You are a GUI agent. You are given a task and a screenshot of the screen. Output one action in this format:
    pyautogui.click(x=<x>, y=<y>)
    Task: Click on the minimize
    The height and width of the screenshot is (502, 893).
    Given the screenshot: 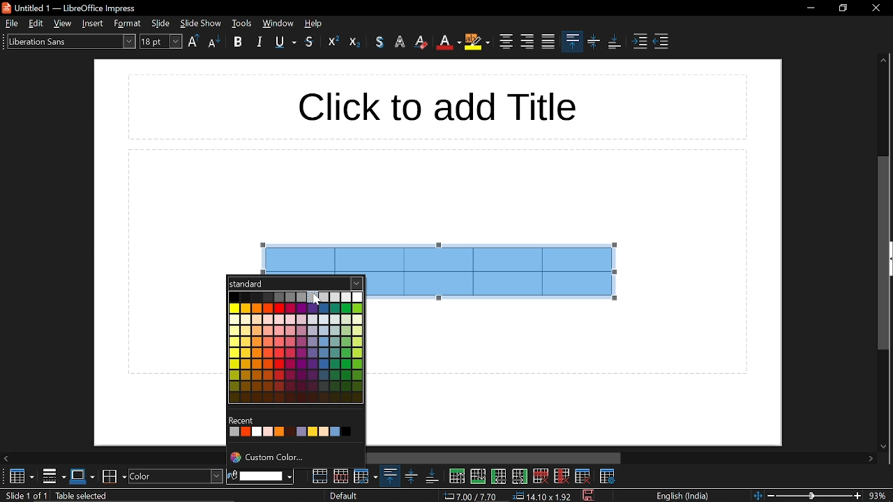 What is the action you would take?
    pyautogui.click(x=811, y=8)
    